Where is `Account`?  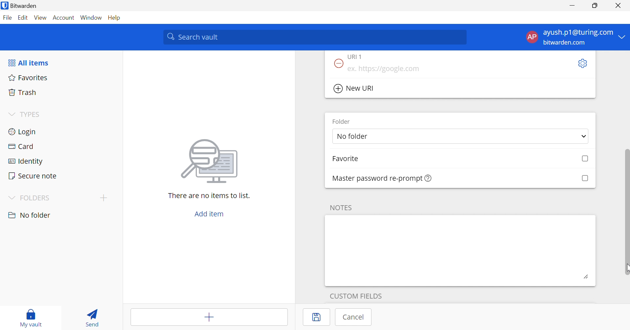
Account is located at coordinates (64, 19).